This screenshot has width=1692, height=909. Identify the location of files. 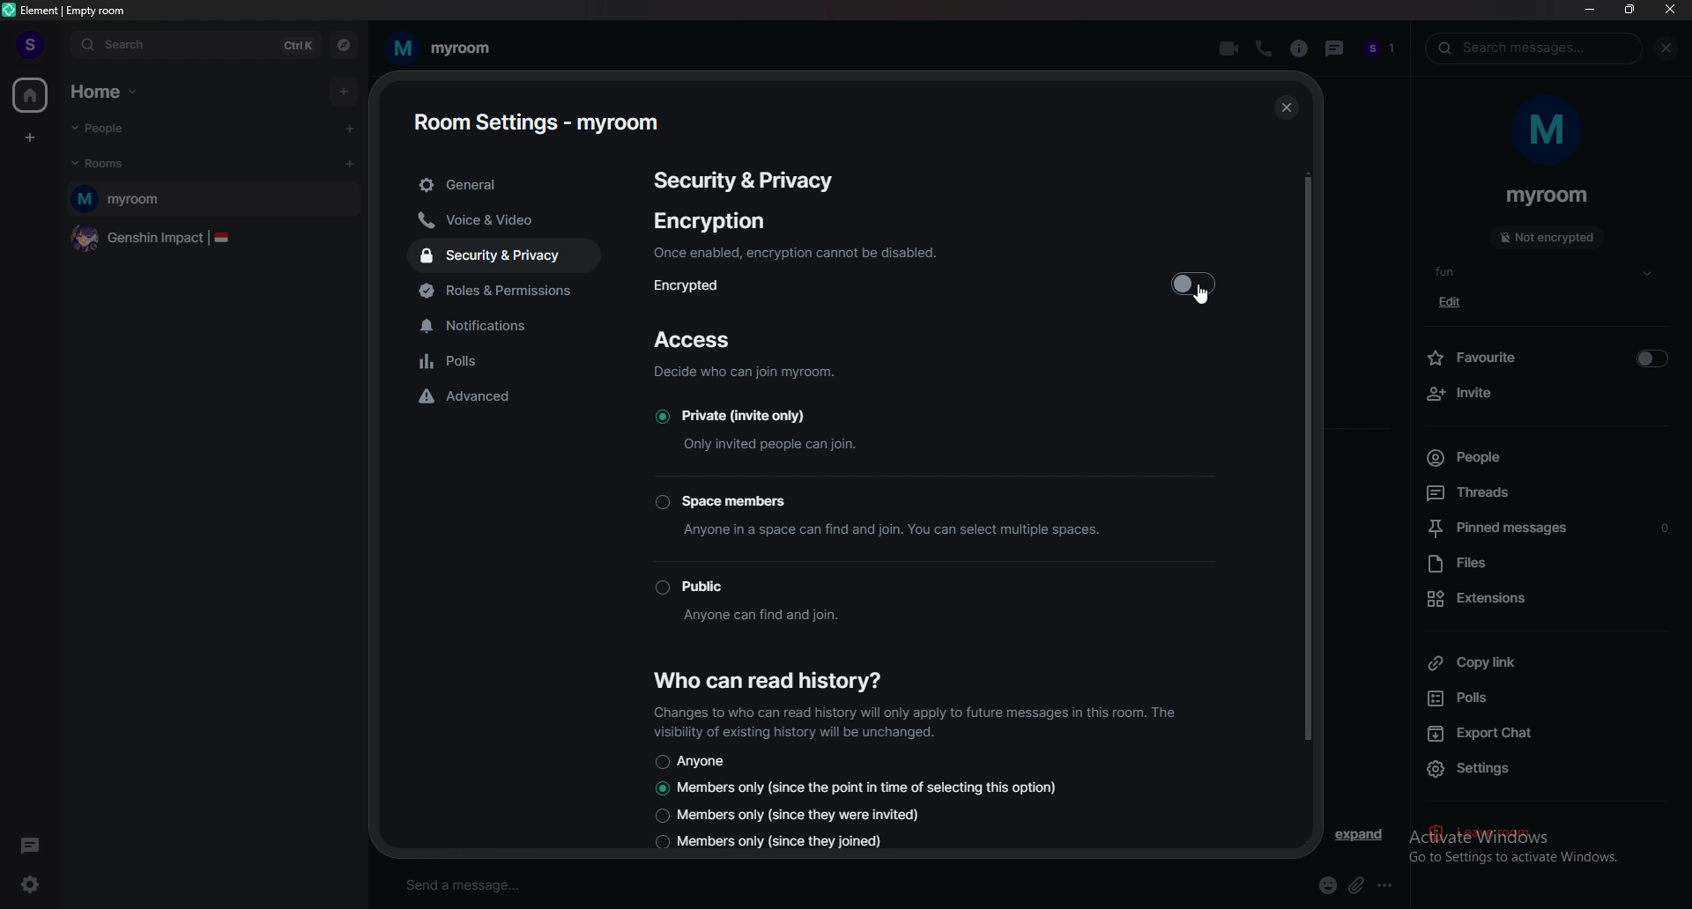
(1552, 565).